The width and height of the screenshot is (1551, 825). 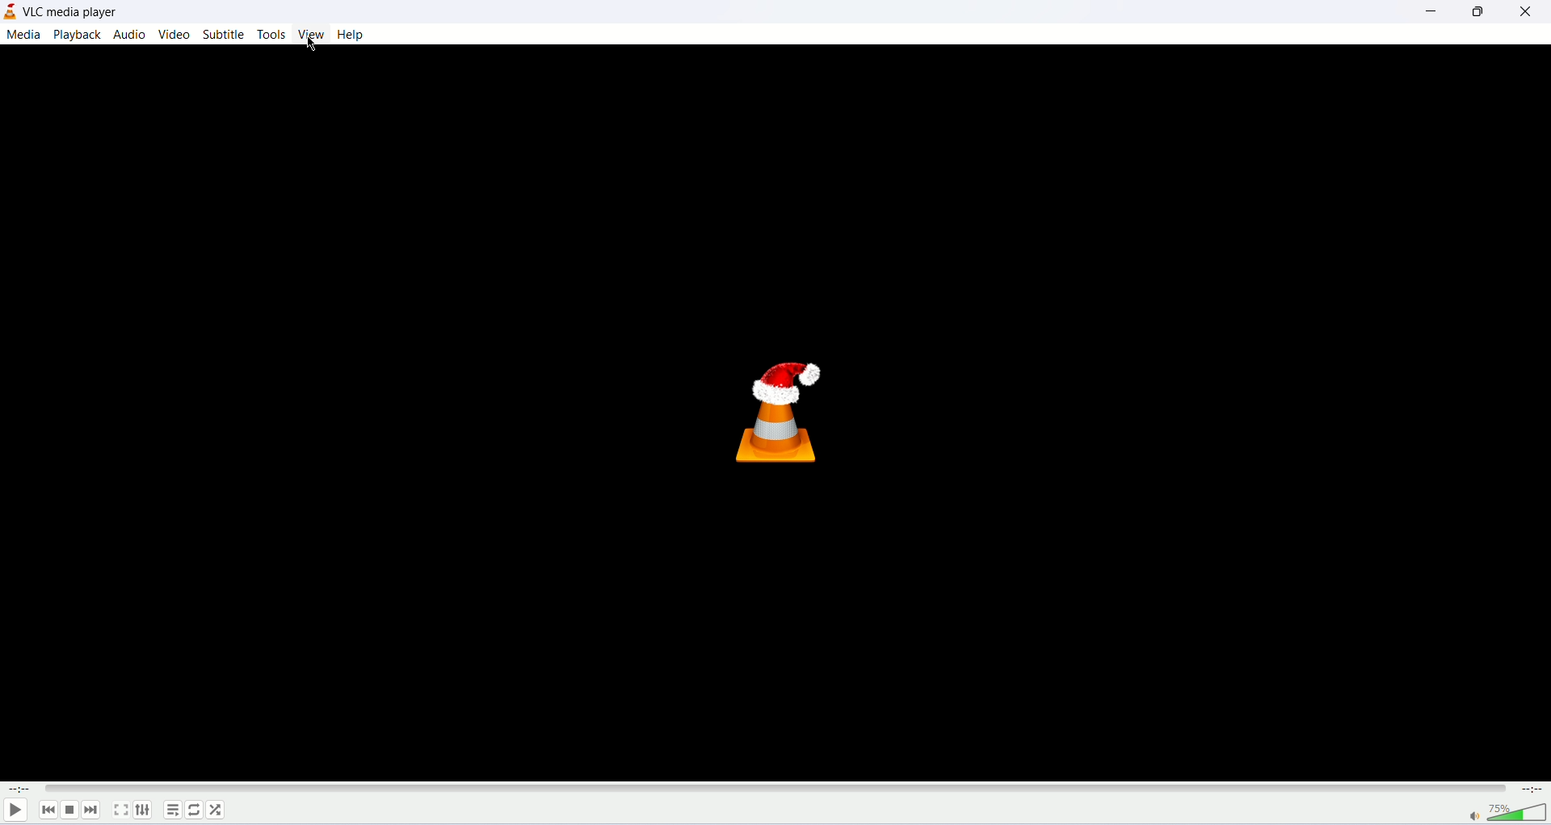 I want to click on playback, so click(x=78, y=35).